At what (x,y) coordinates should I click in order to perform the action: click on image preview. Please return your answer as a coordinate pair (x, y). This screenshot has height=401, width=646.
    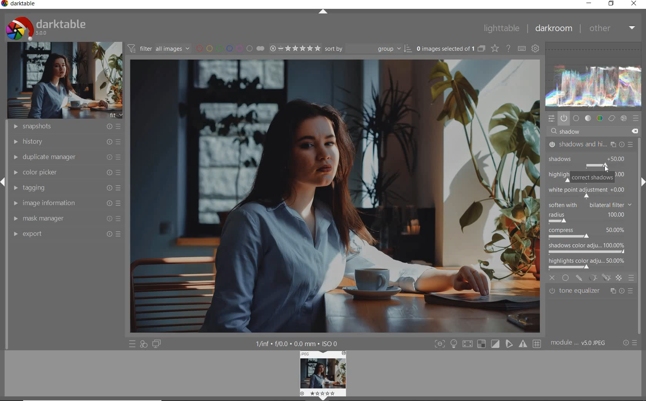
    Looking at the image, I should click on (321, 372).